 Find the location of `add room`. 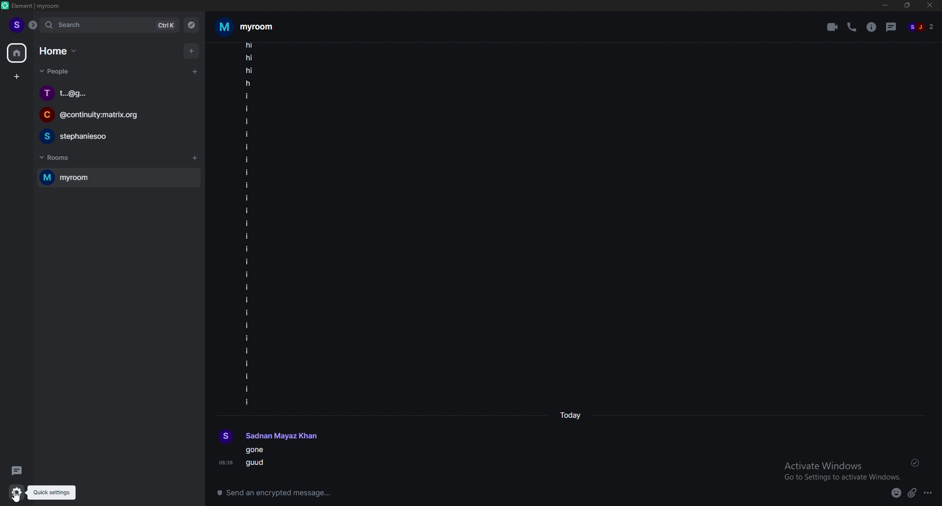

add room is located at coordinates (195, 158).